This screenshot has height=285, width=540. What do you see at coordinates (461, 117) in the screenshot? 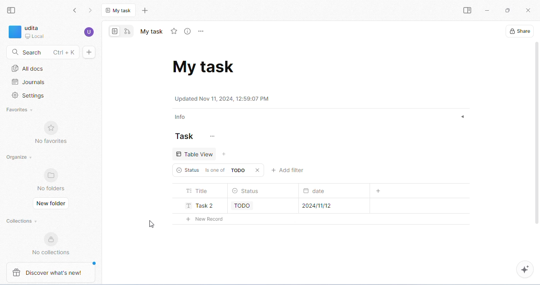
I see `expand` at bounding box center [461, 117].